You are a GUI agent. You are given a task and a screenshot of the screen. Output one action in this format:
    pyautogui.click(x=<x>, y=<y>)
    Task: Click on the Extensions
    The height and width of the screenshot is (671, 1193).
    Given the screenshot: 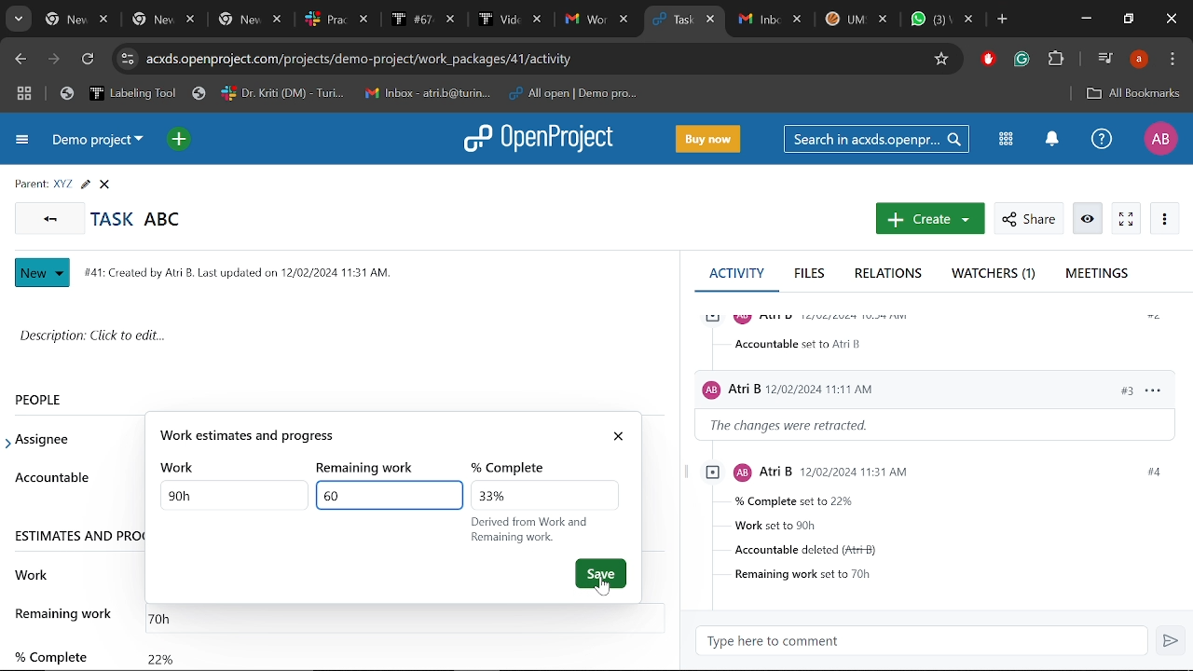 What is the action you would take?
    pyautogui.click(x=1058, y=60)
    